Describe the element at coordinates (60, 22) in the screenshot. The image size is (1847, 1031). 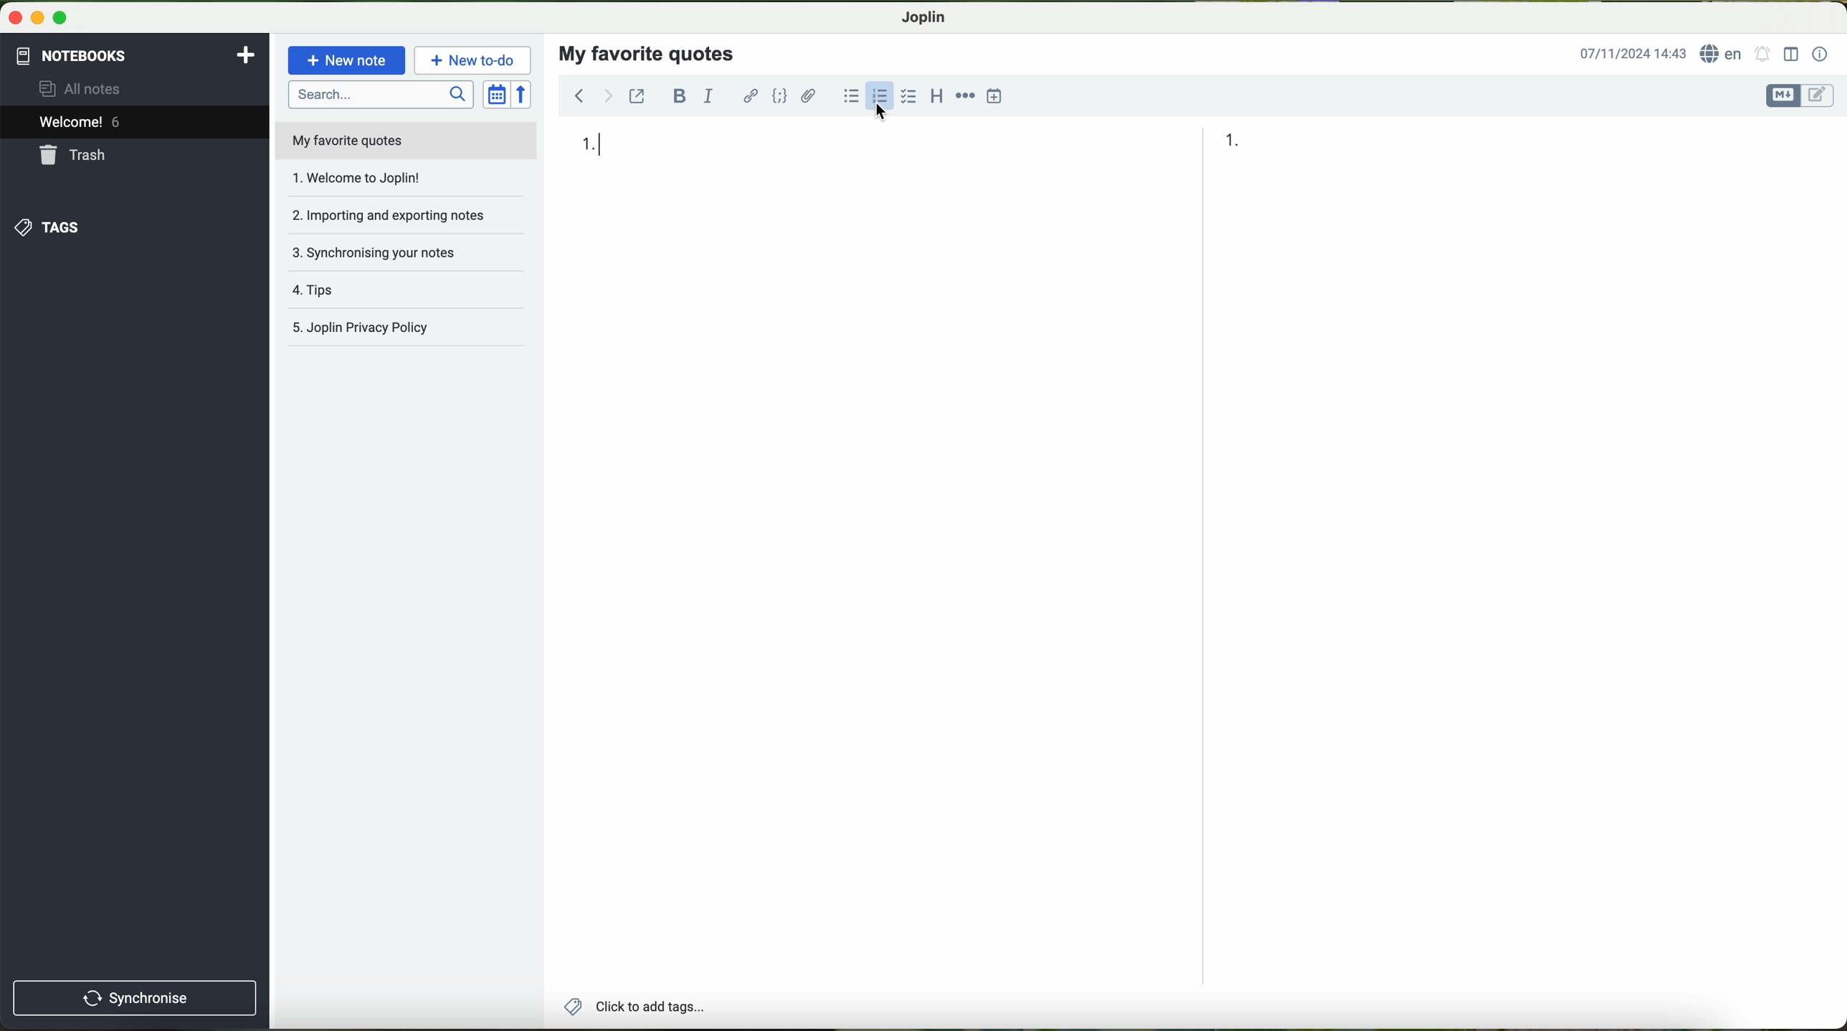
I see `maximize` at that location.